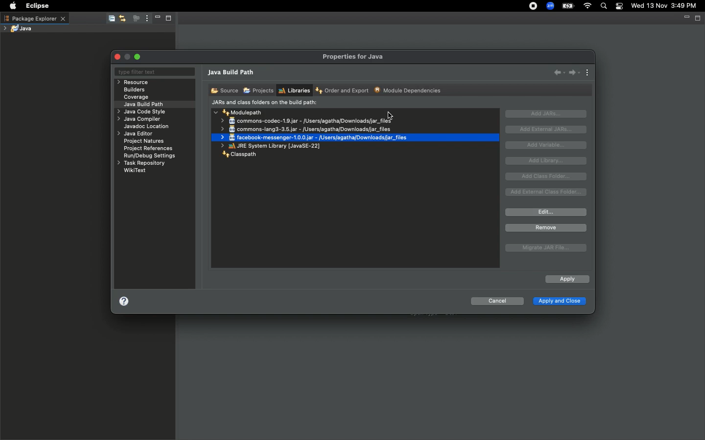 Image resolution: width=705 pixels, height=440 pixels. Describe the element at coordinates (154, 72) in the screenshot. I see `Type filter text` at that location.